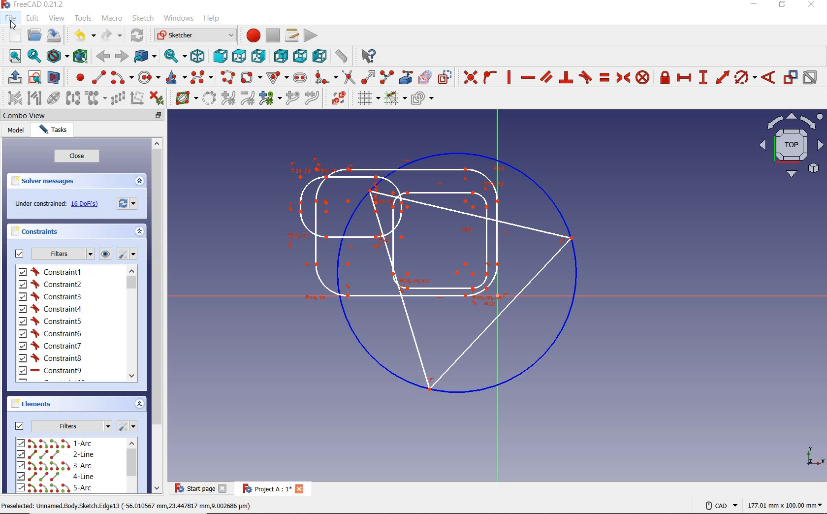  I want to click on undo, so click(83, 35).